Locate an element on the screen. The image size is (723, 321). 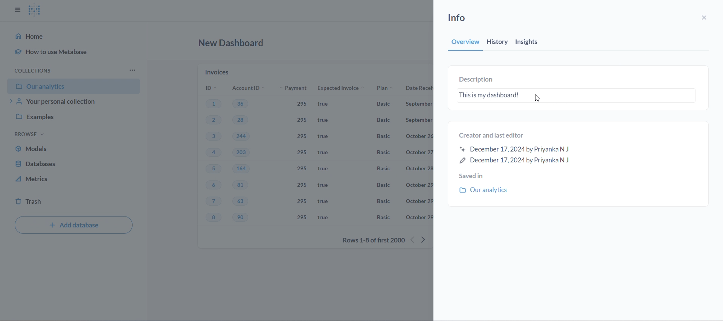
payment is located at coordinates (297, 89).